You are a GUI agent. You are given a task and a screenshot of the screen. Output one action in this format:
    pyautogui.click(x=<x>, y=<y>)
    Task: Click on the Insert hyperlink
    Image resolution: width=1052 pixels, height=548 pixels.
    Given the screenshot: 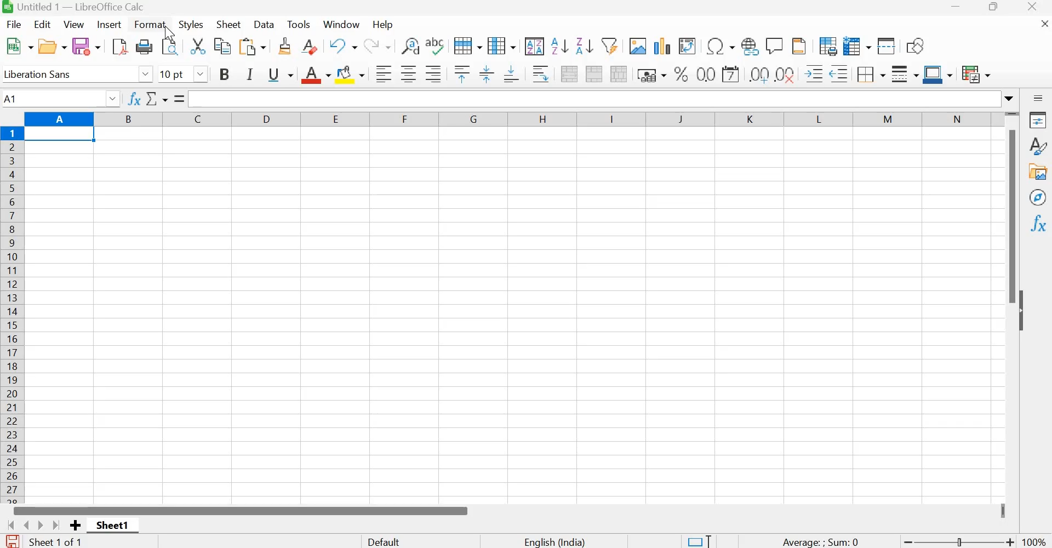 What is the action you would take?
    pyautogui.click(x=750, y=44)
    